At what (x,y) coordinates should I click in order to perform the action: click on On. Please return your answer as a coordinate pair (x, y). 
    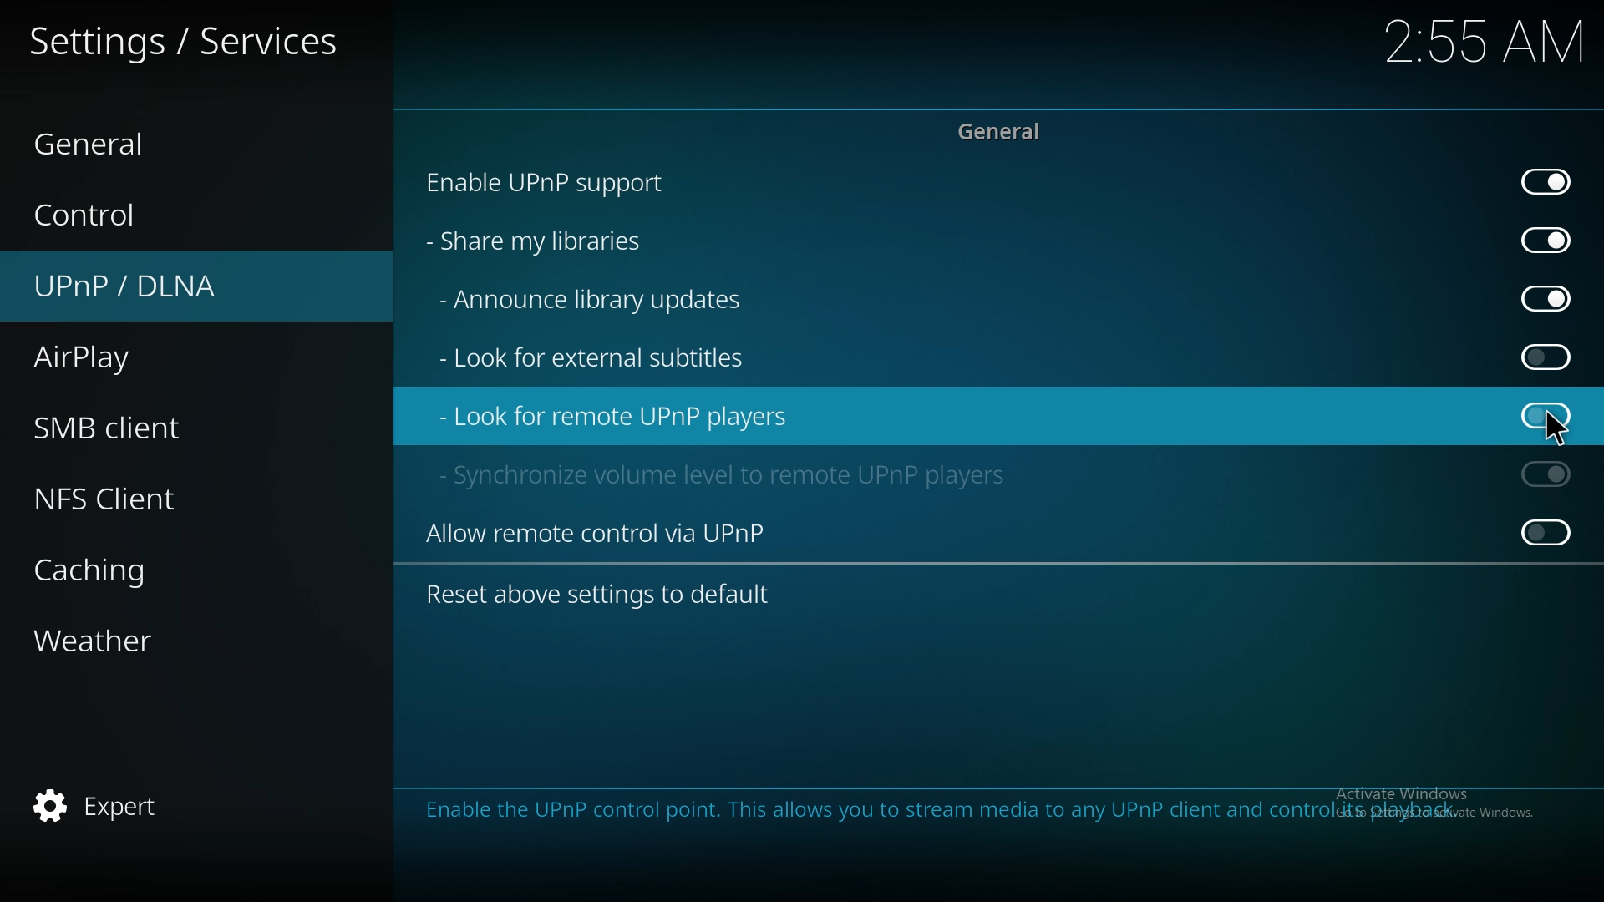
    Looking at the image, I should click on (1550, 183).